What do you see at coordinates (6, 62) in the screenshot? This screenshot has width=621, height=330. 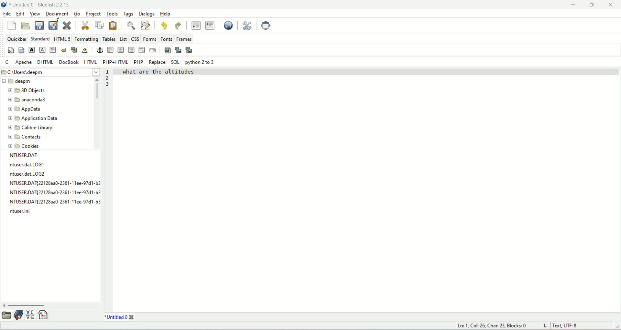 I see `C` at bounding box center [6, 62].